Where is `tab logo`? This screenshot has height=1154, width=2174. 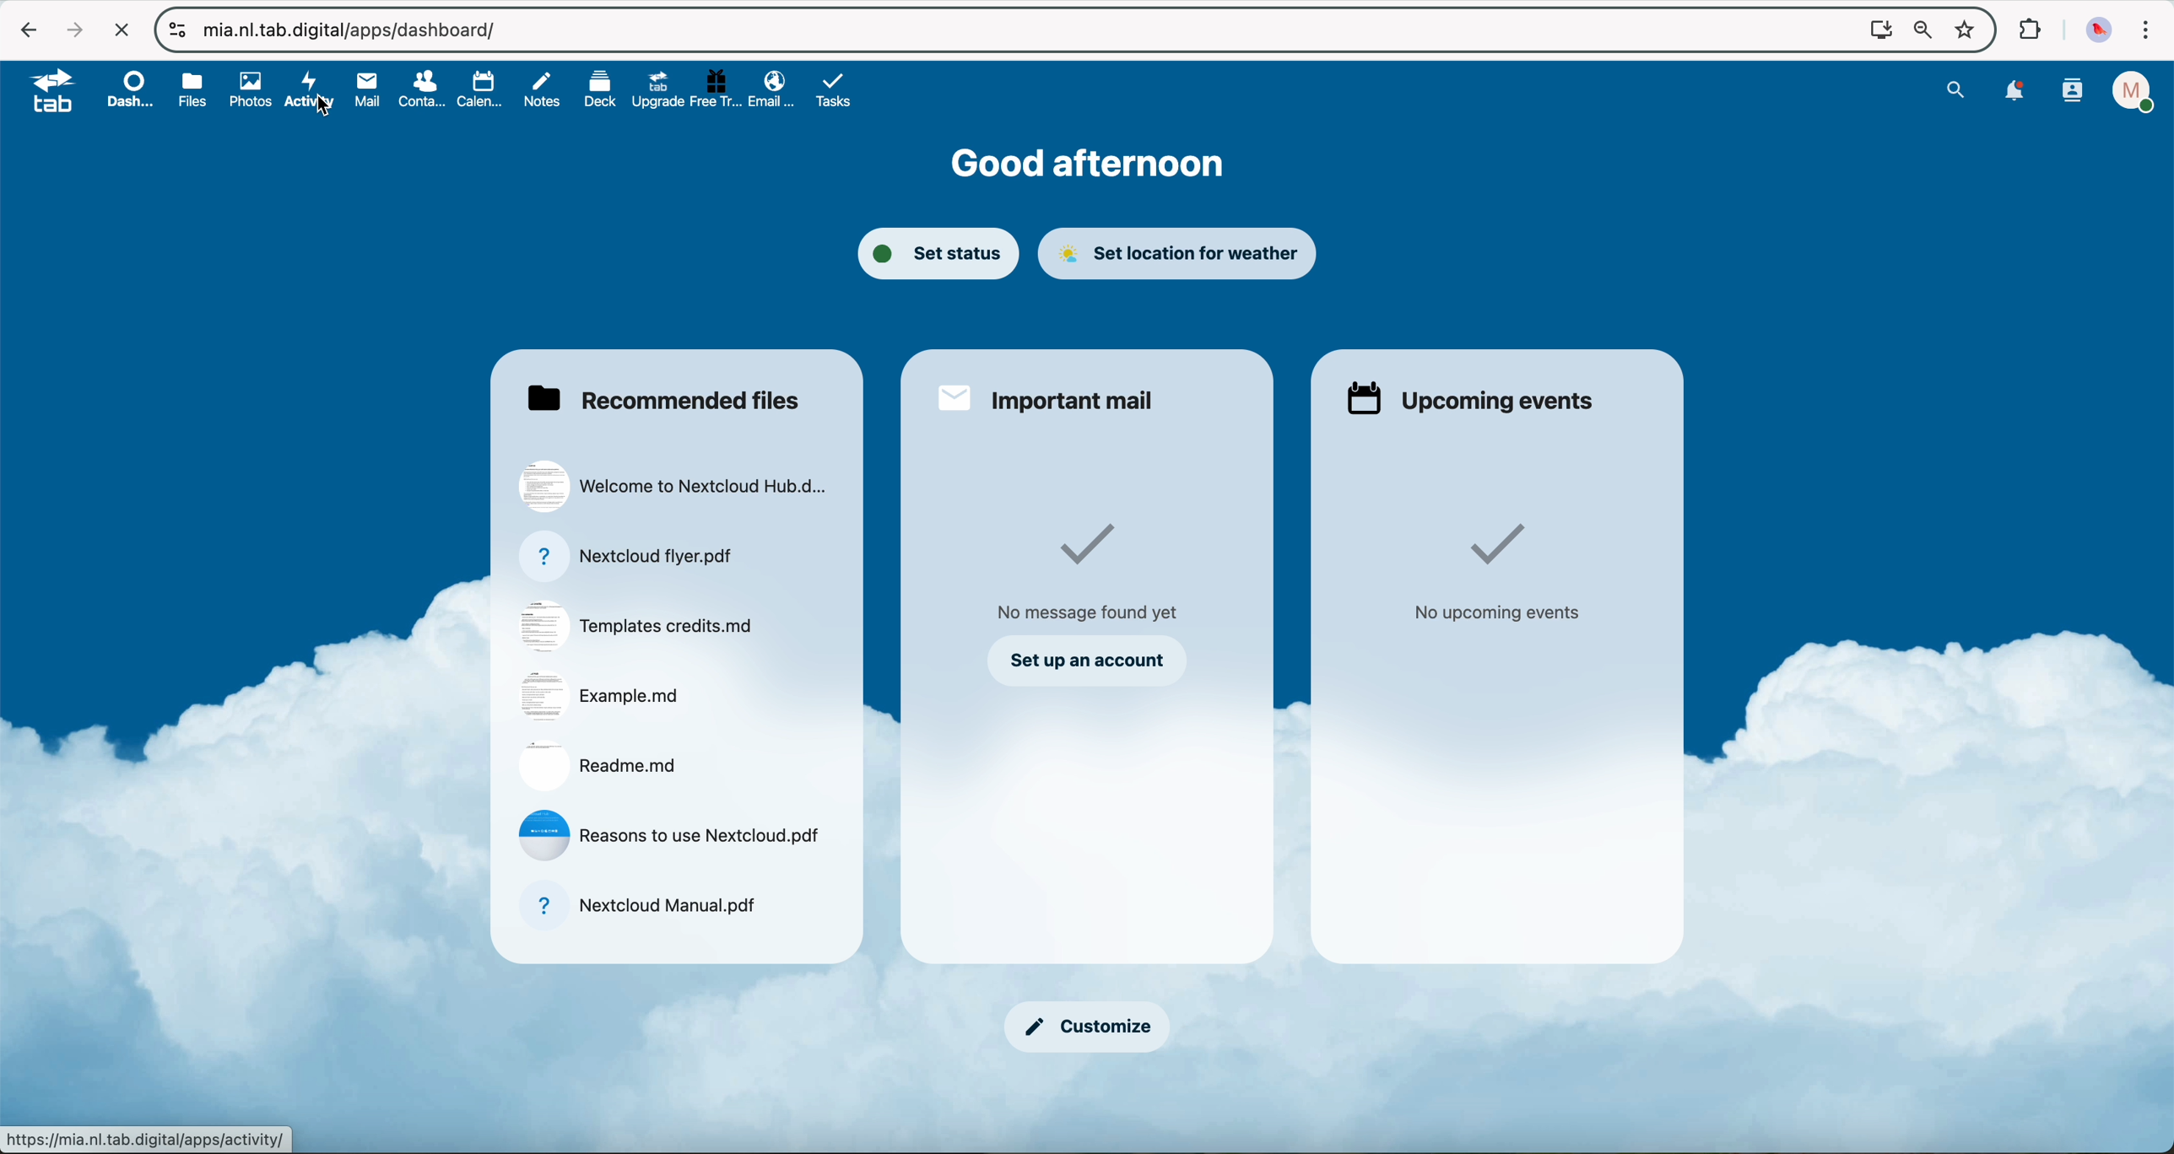
tab logo is located at coordinates (45, 92).